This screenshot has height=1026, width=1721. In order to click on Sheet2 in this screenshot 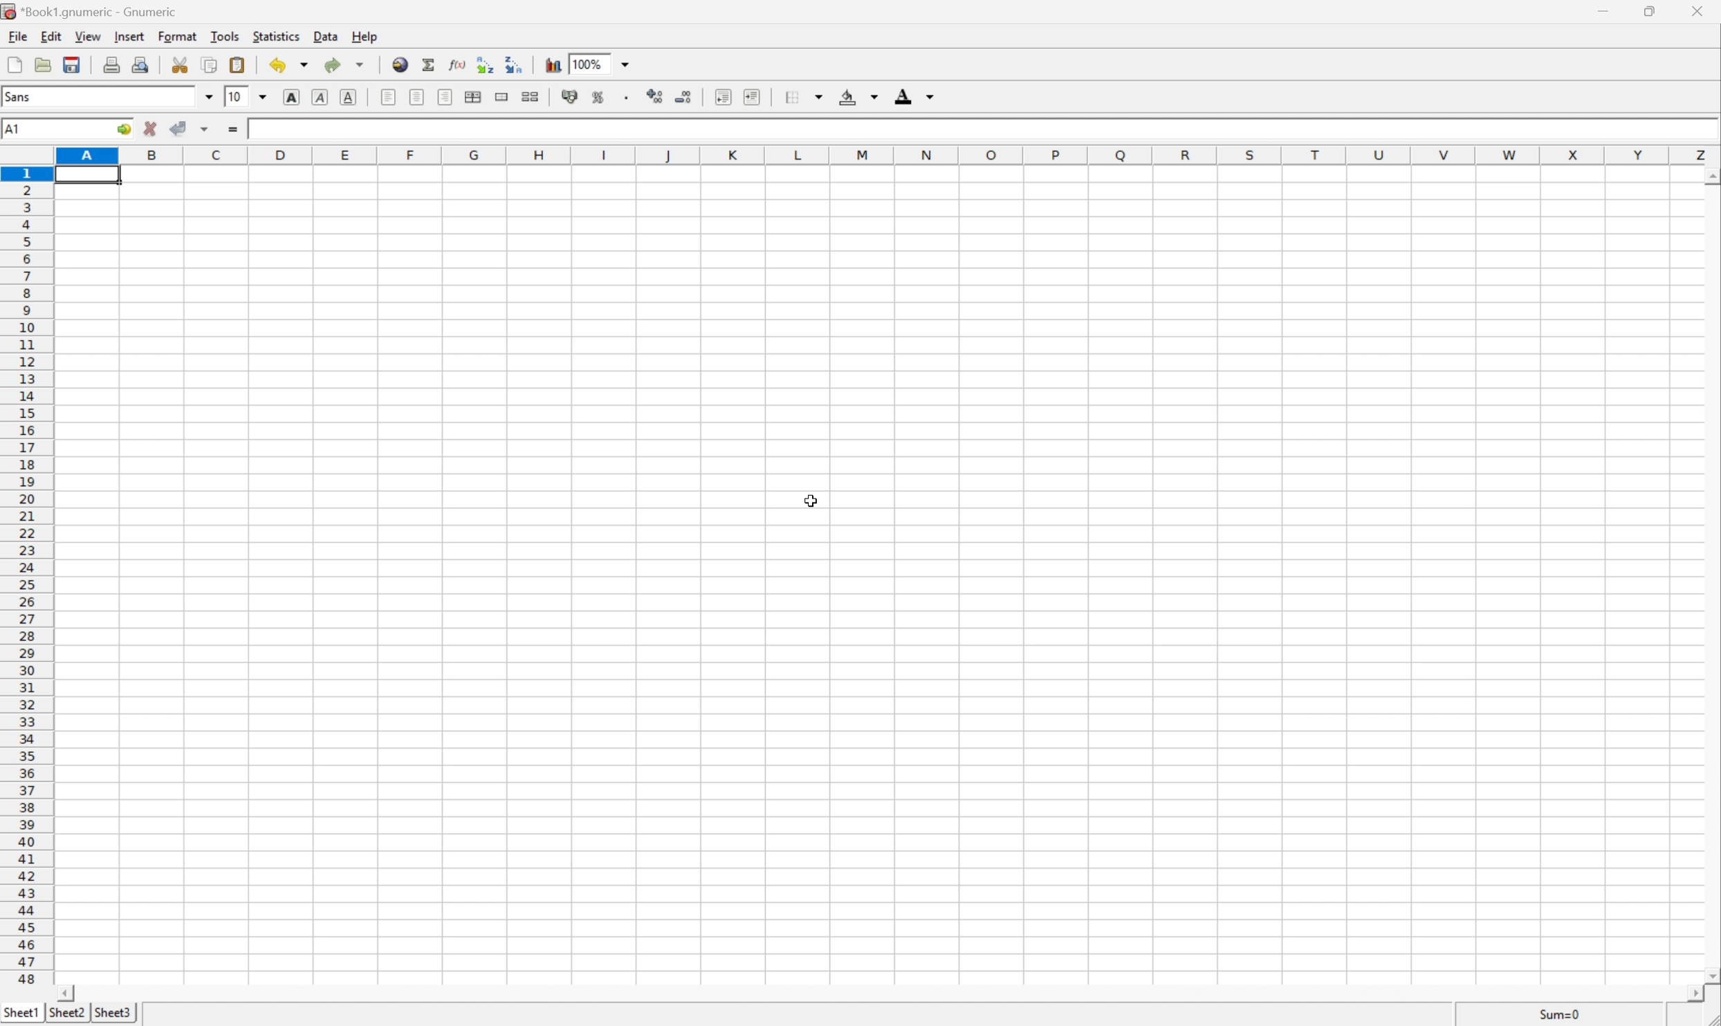, I will do `click(110, 1014)`.